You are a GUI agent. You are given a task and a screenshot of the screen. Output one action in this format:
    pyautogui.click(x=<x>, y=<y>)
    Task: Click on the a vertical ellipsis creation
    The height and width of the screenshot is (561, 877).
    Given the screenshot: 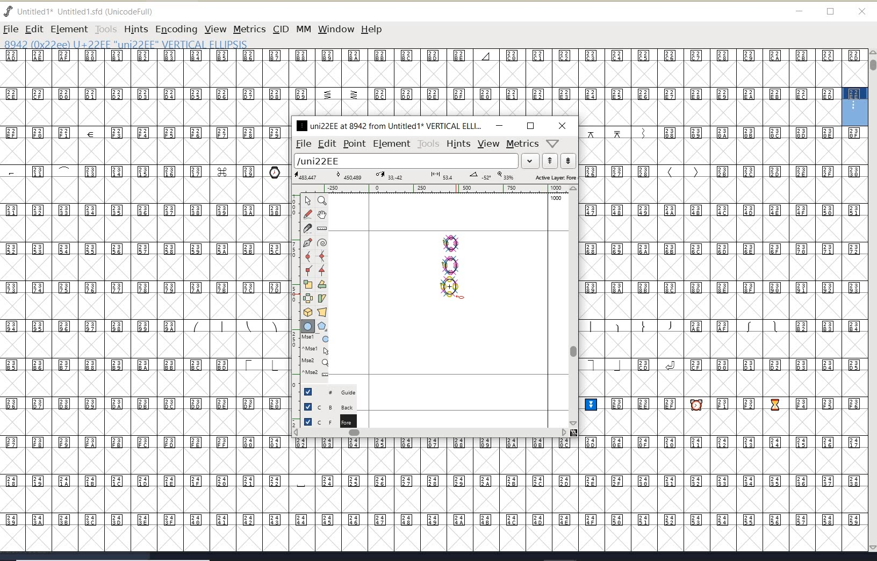 What is the action you would take?
    pyautogui.click(x=450, y=287)
    